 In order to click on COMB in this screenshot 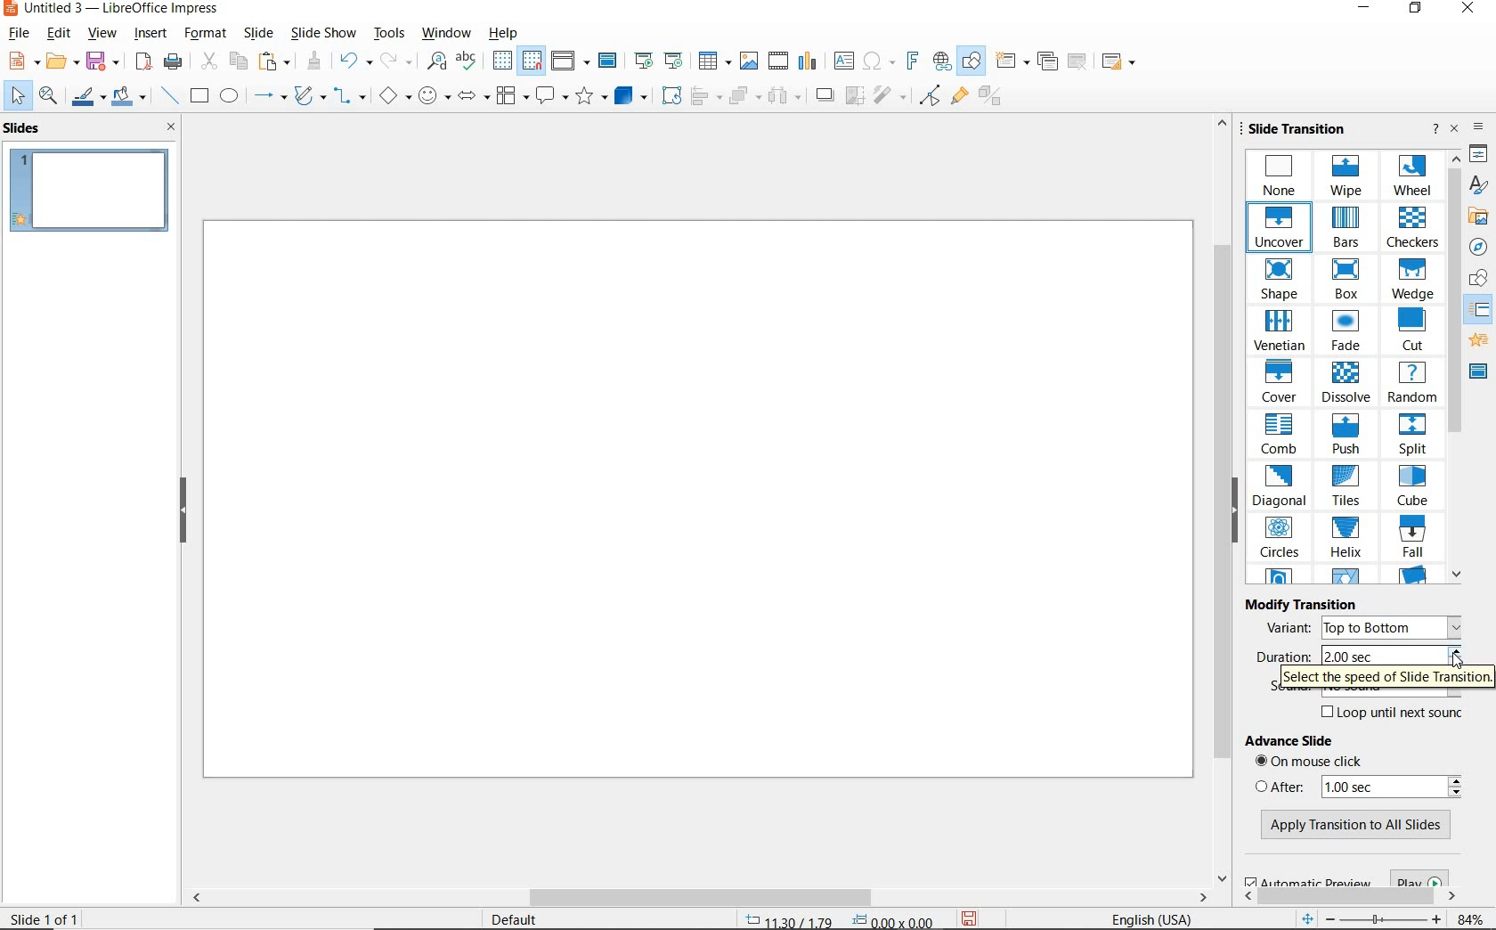, I will do `click(1281, 435)`.